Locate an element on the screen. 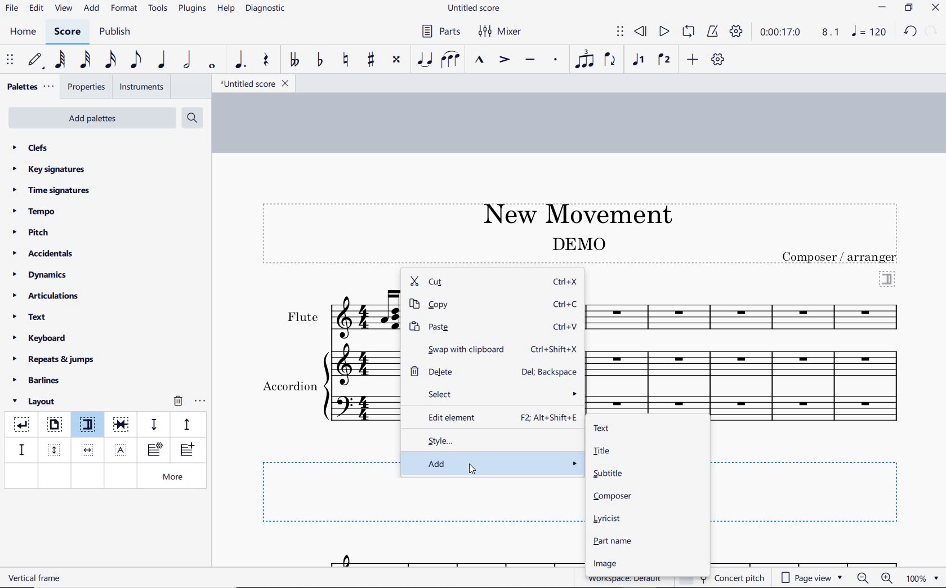  zoom in is located at coordinates (889, 579).